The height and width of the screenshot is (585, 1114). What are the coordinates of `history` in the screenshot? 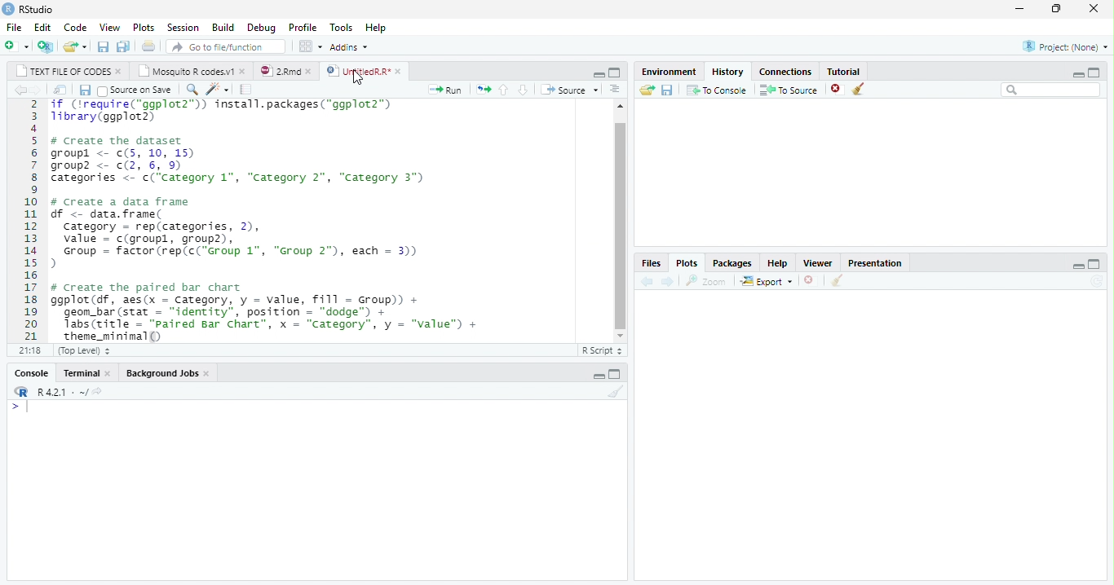 It's located at (727, 71).